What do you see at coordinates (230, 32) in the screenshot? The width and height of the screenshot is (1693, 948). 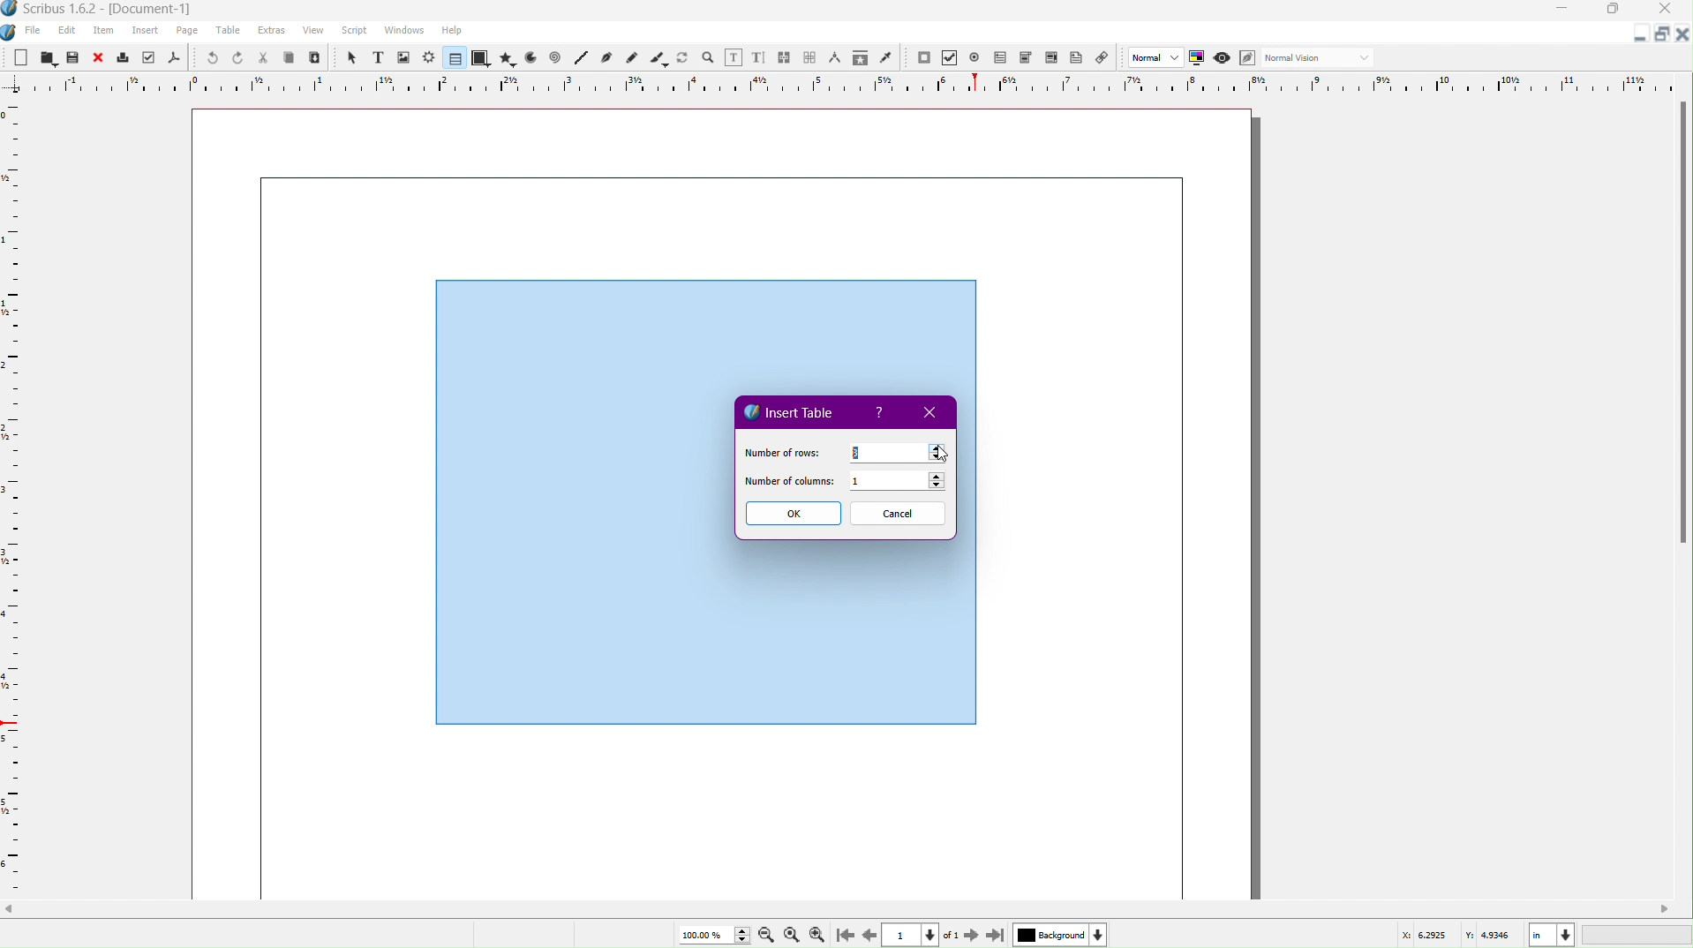 I see `Table` at bounding box center [230, 32].